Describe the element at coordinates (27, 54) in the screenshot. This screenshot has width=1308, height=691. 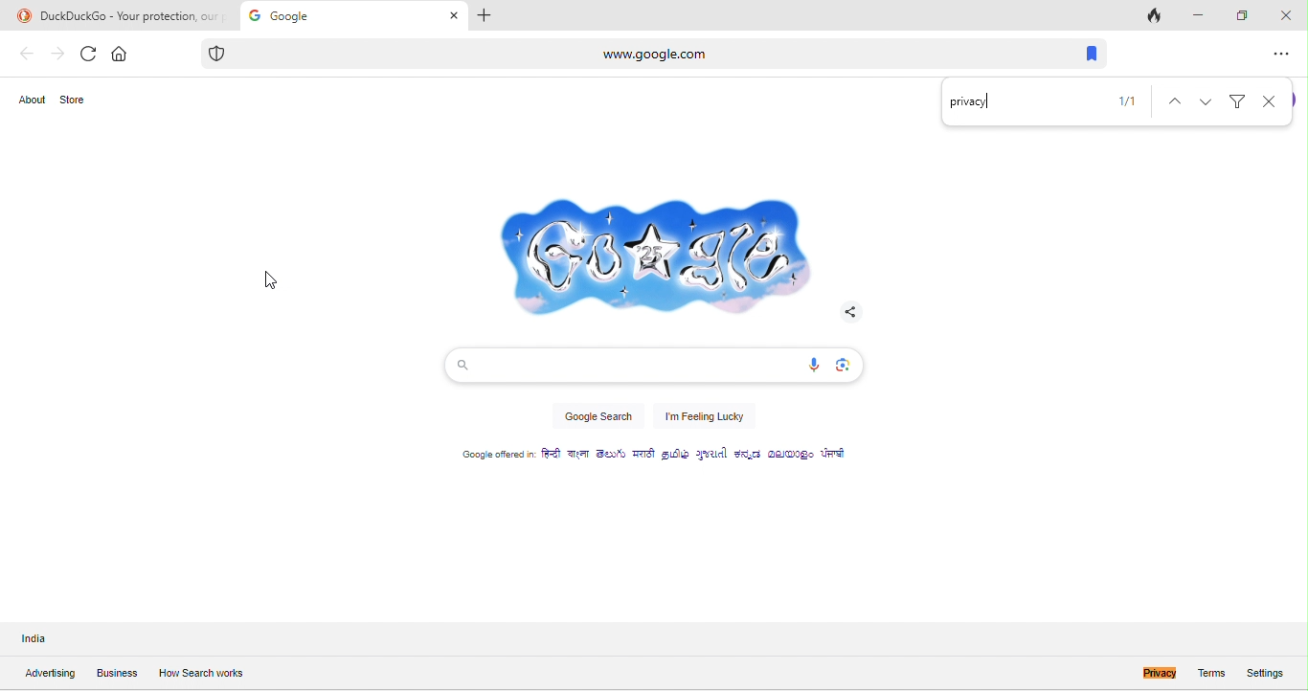
I see `back` at that location.